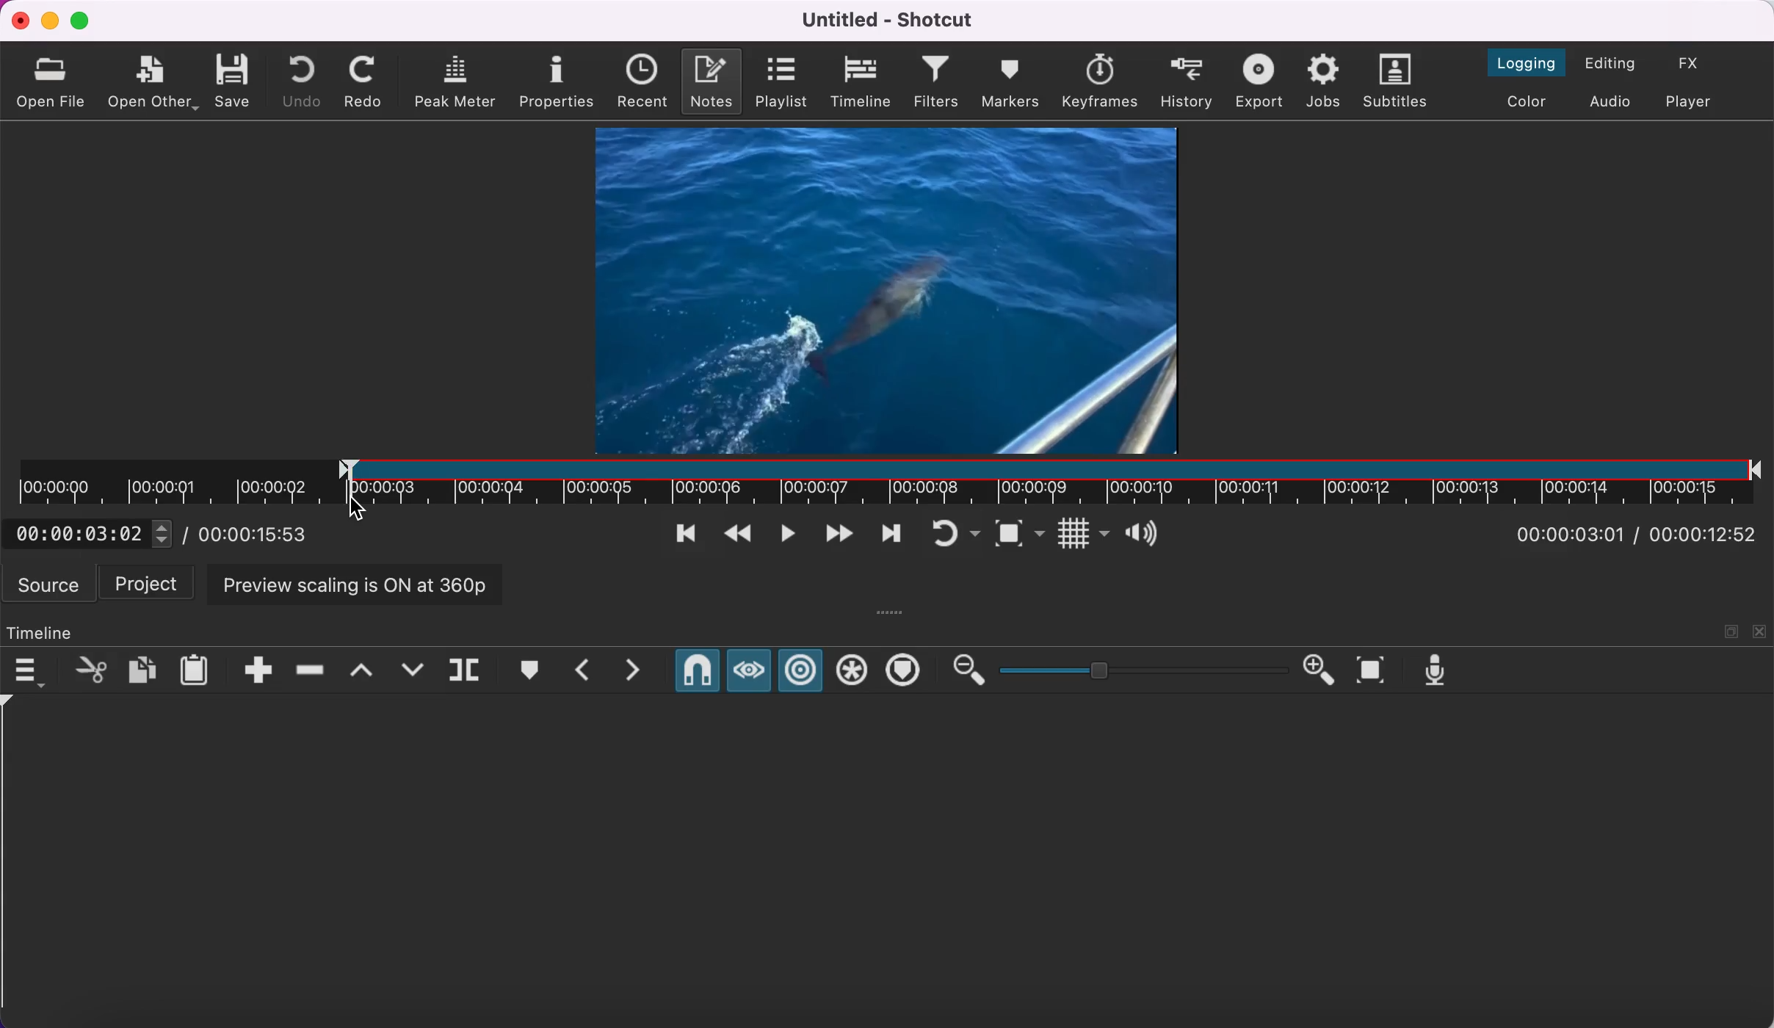 This screenshot has height=1028, width=1774. I want to click on , so click(948, 534).